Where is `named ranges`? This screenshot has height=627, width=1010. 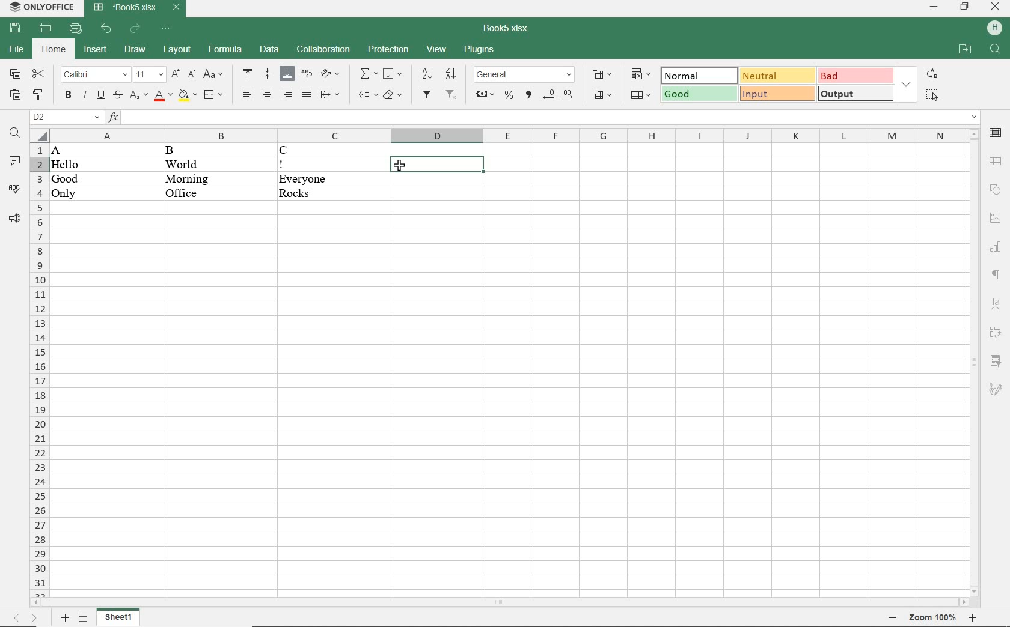 named ranges is located at coordinates (366, 96).